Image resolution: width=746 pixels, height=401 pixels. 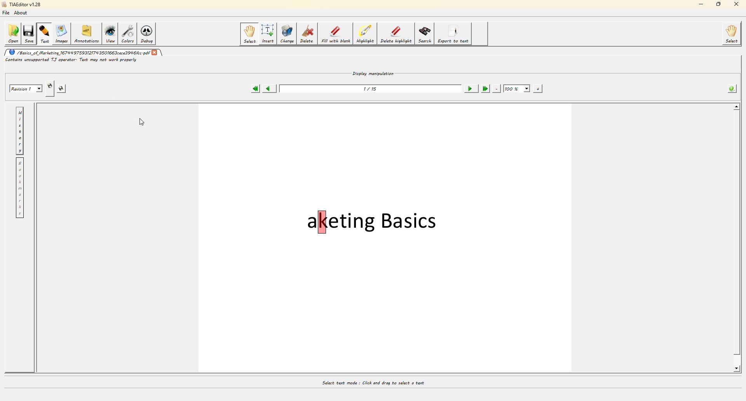 I want to click on first page, so click(x=255, y=87).